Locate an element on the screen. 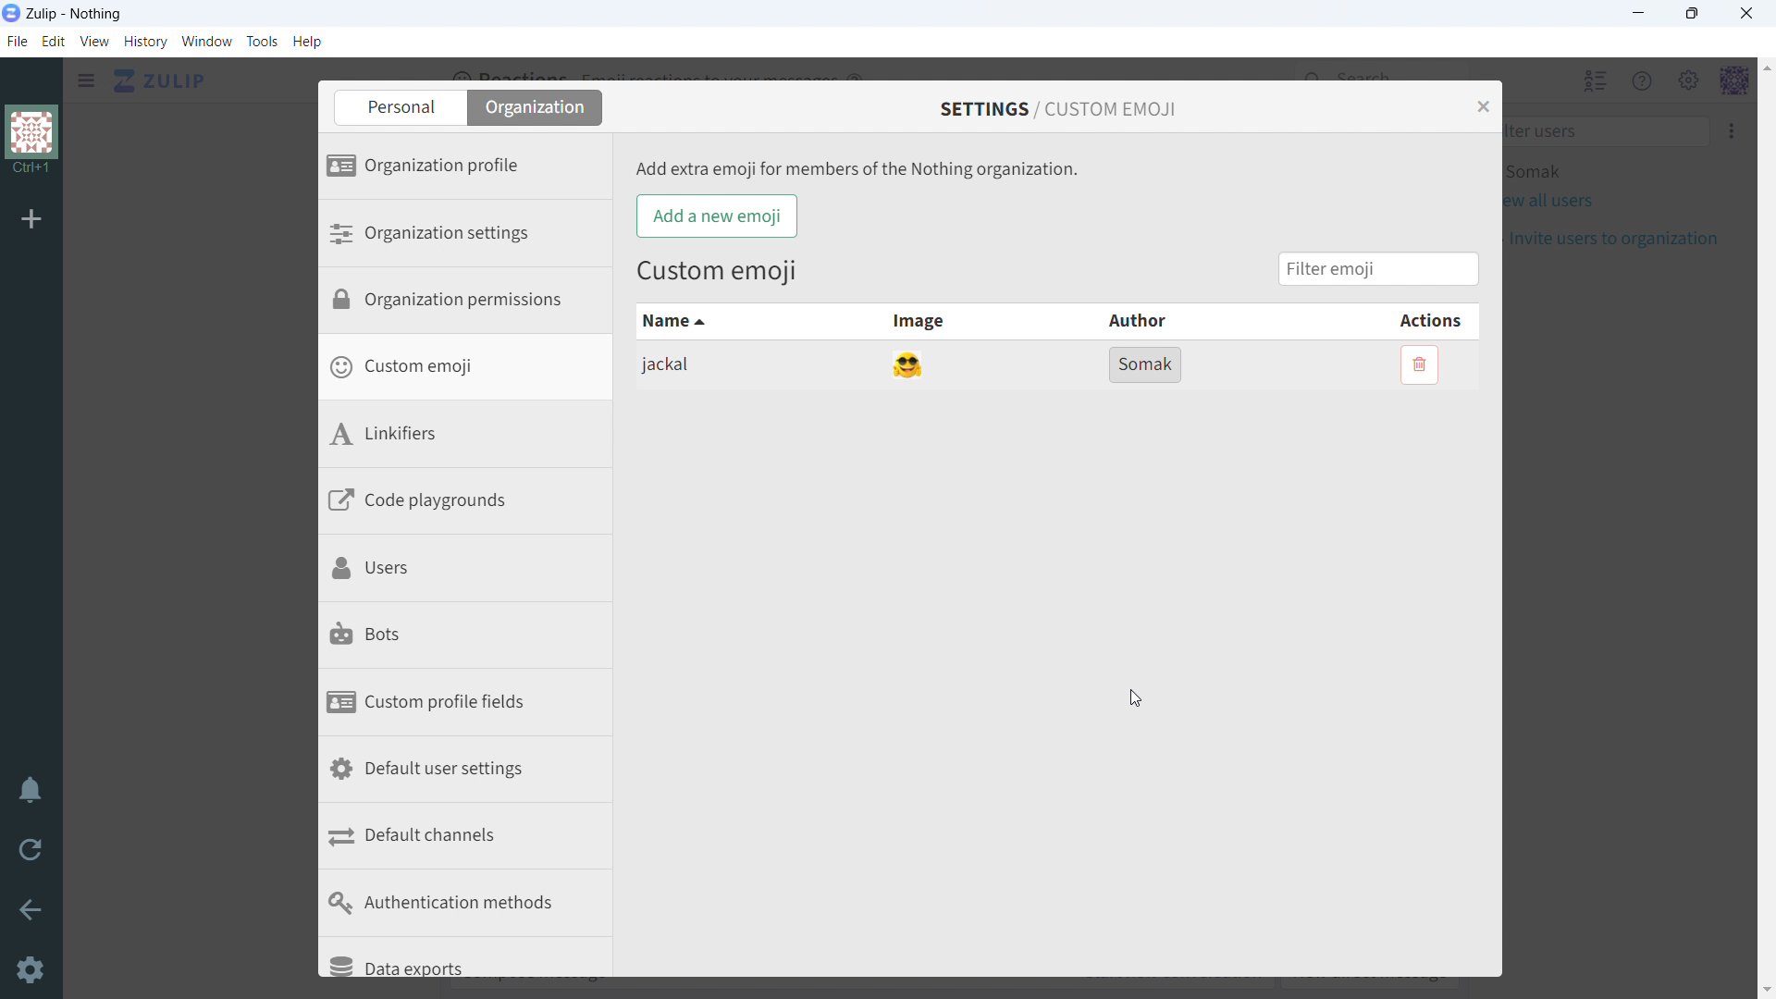 This screenshot has width=1776, height=999. actions is located at coordinates (1369, 321).